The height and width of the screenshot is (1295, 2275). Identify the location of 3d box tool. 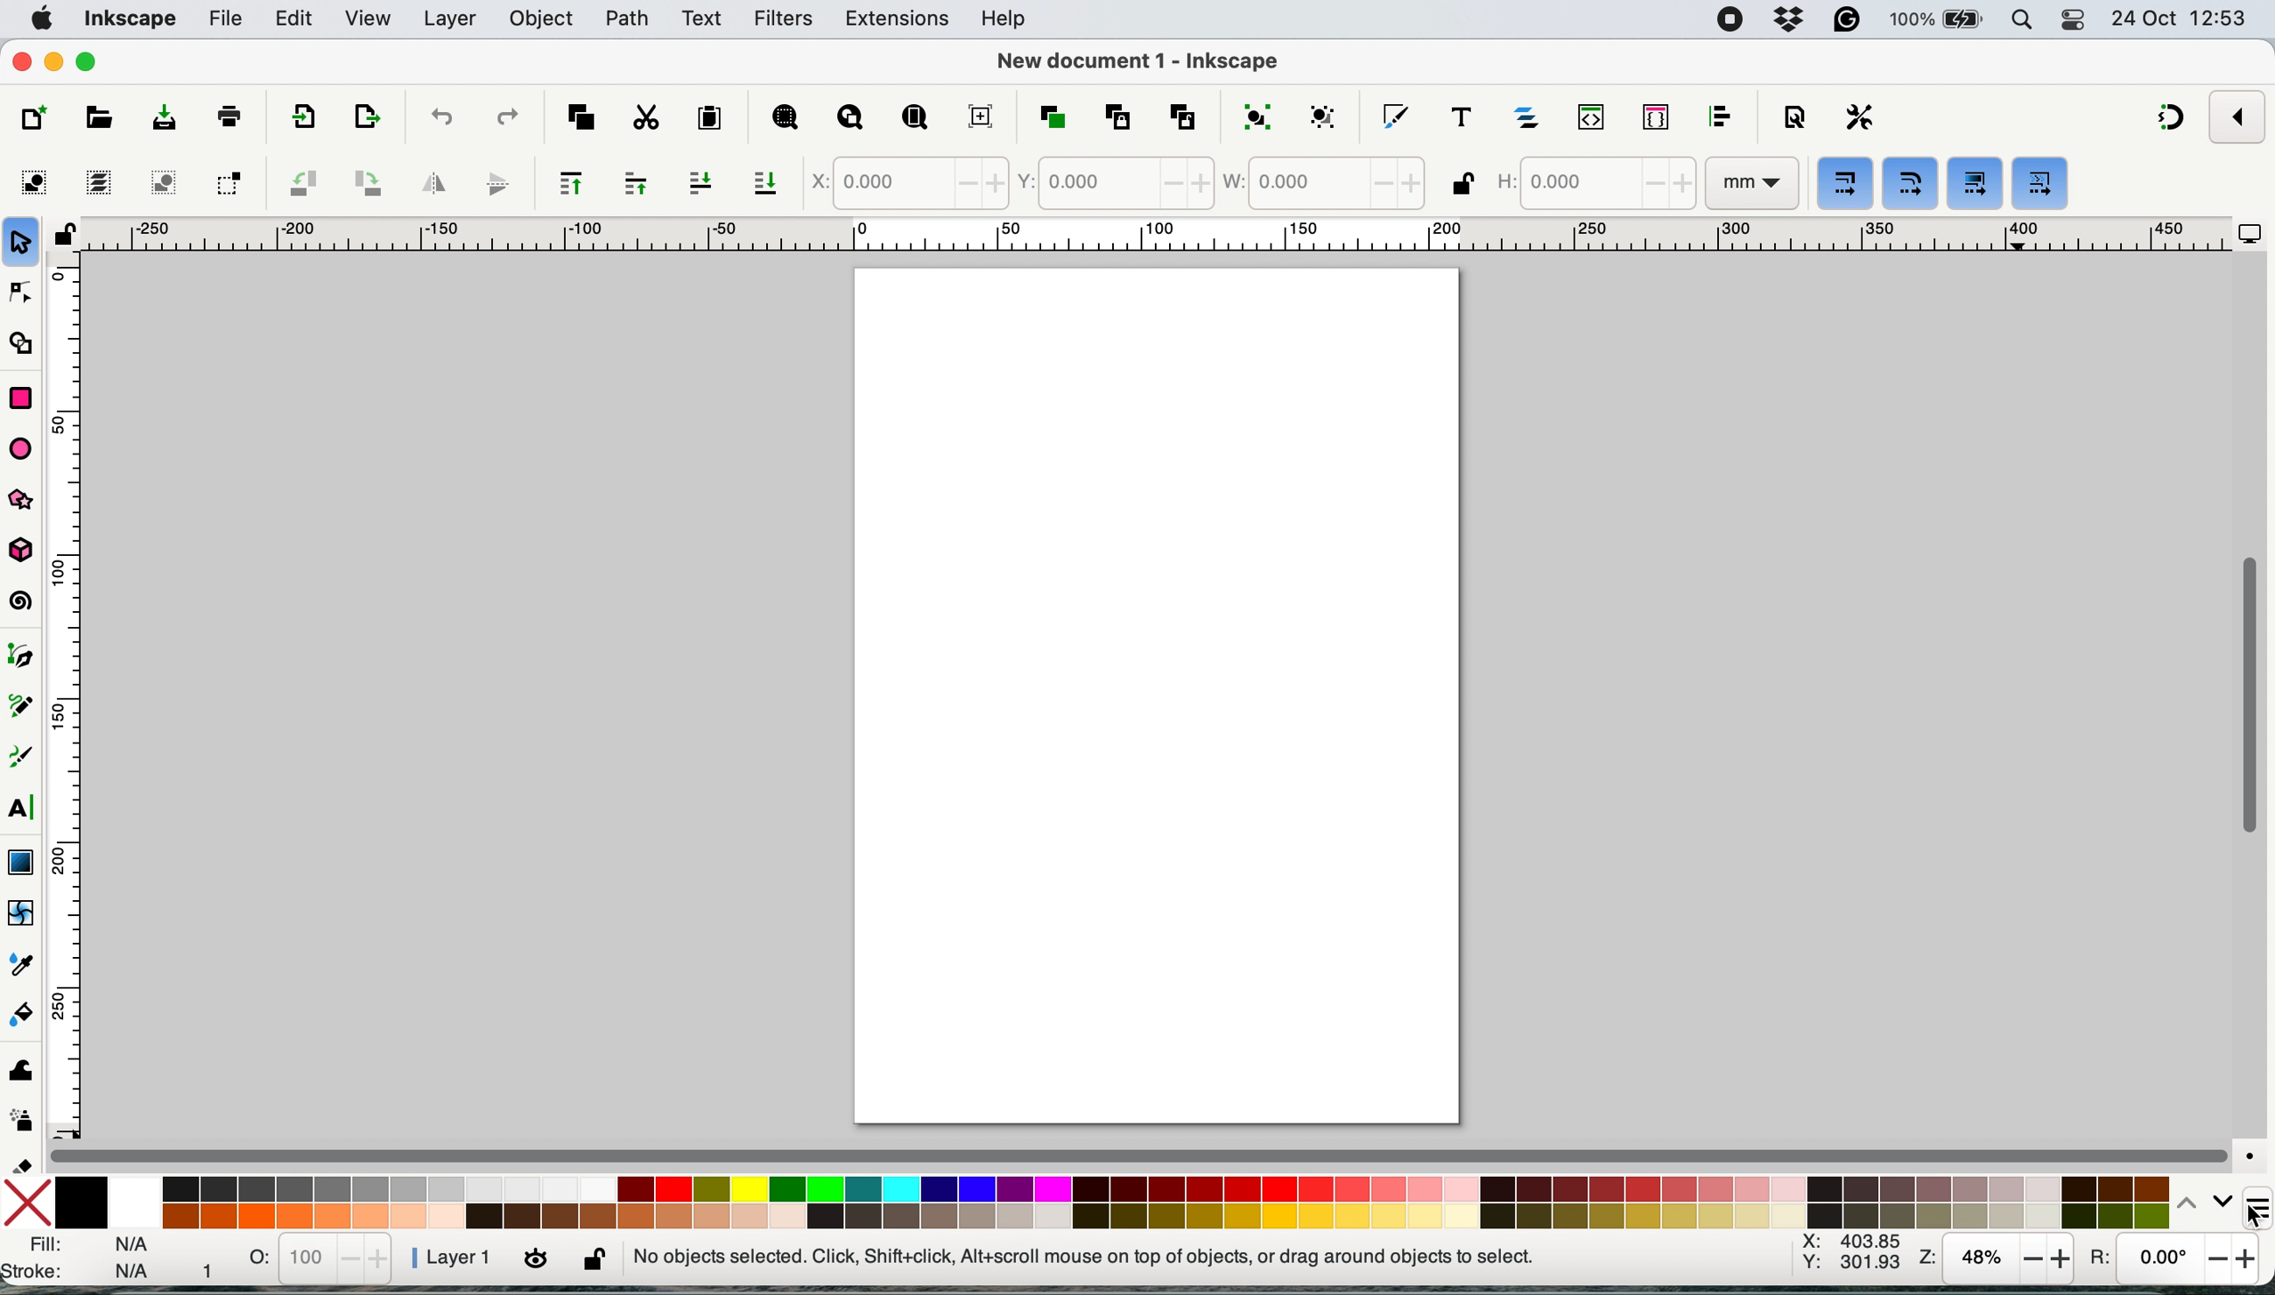
(26, 550).